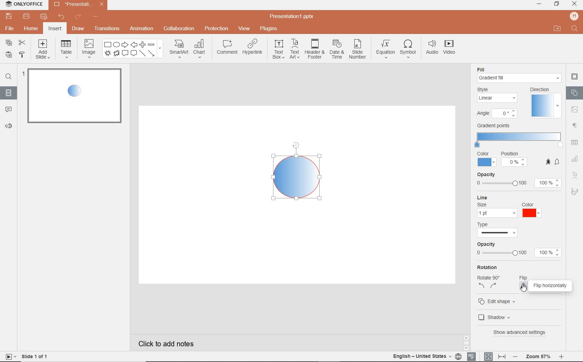  Describe the element at coordinates (216, 29) in the screenshot. I see `protection` at that location.